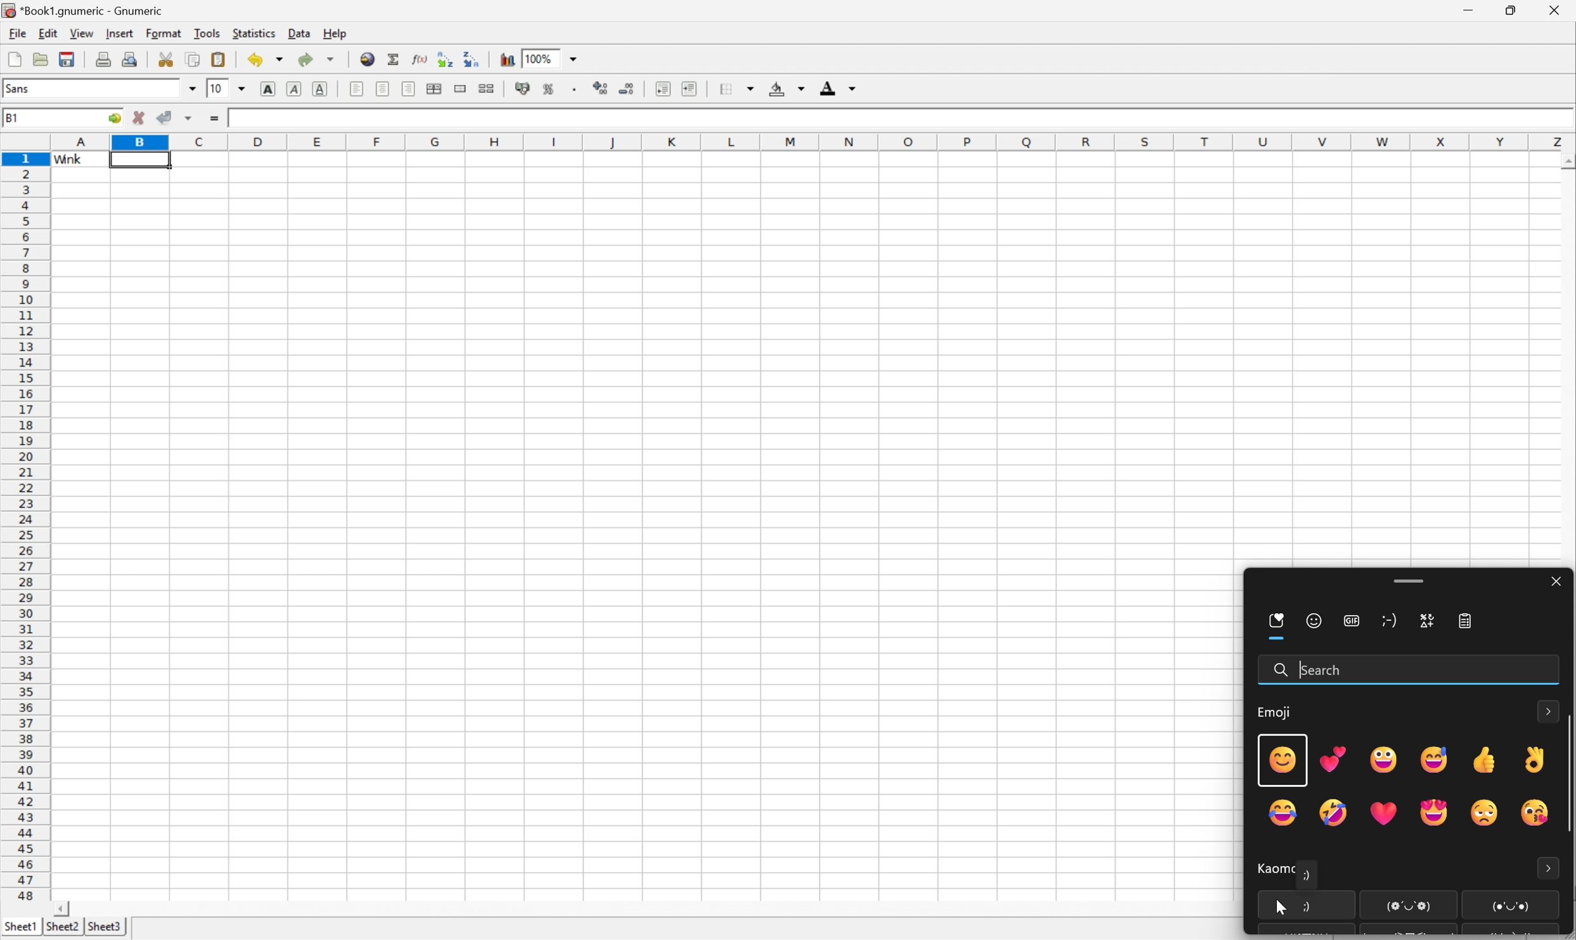  Describe the element at coordinates (1457, 906) in the screenshot. I see `kaomoji` at that location.